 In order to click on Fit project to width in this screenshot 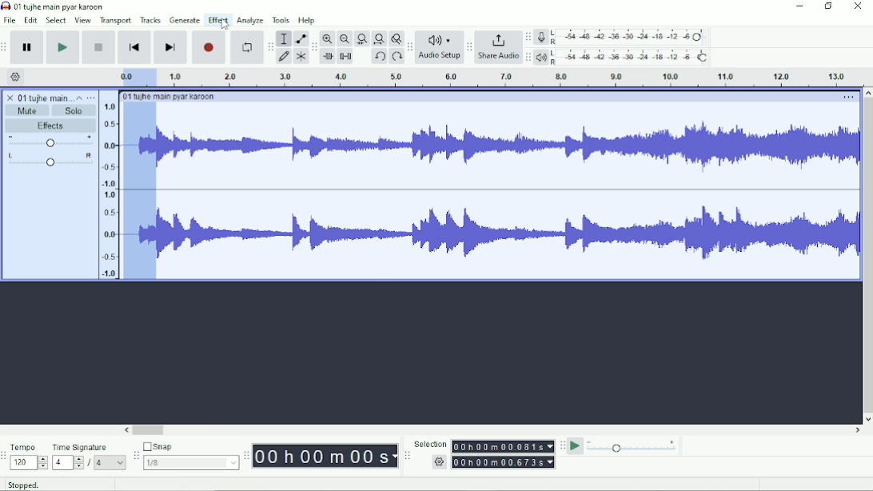, I will do `click(380, 39)`.